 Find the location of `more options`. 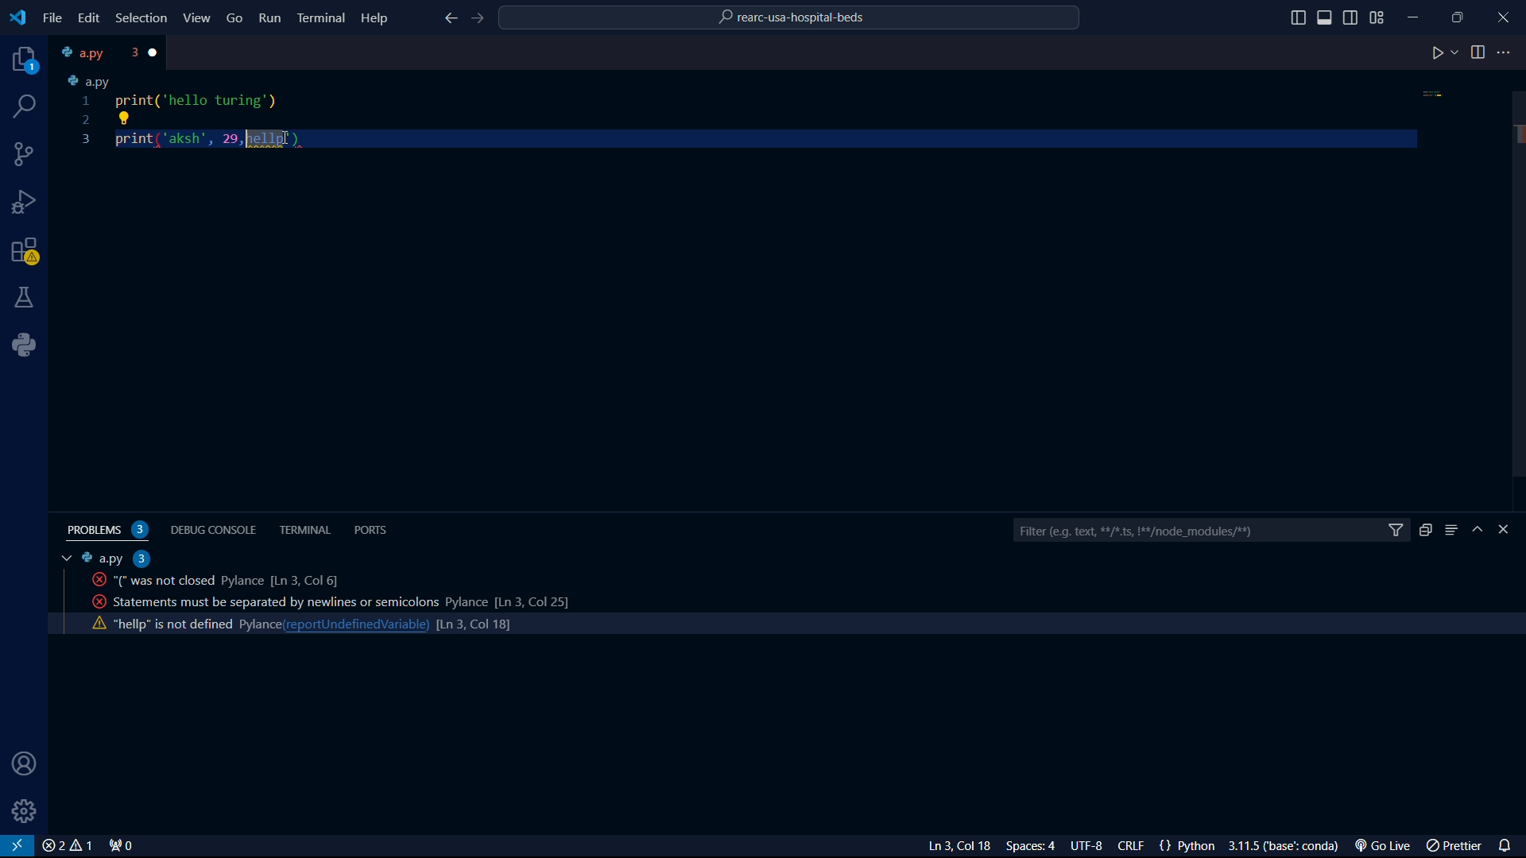

more options is located at coordinates (1506, 52).